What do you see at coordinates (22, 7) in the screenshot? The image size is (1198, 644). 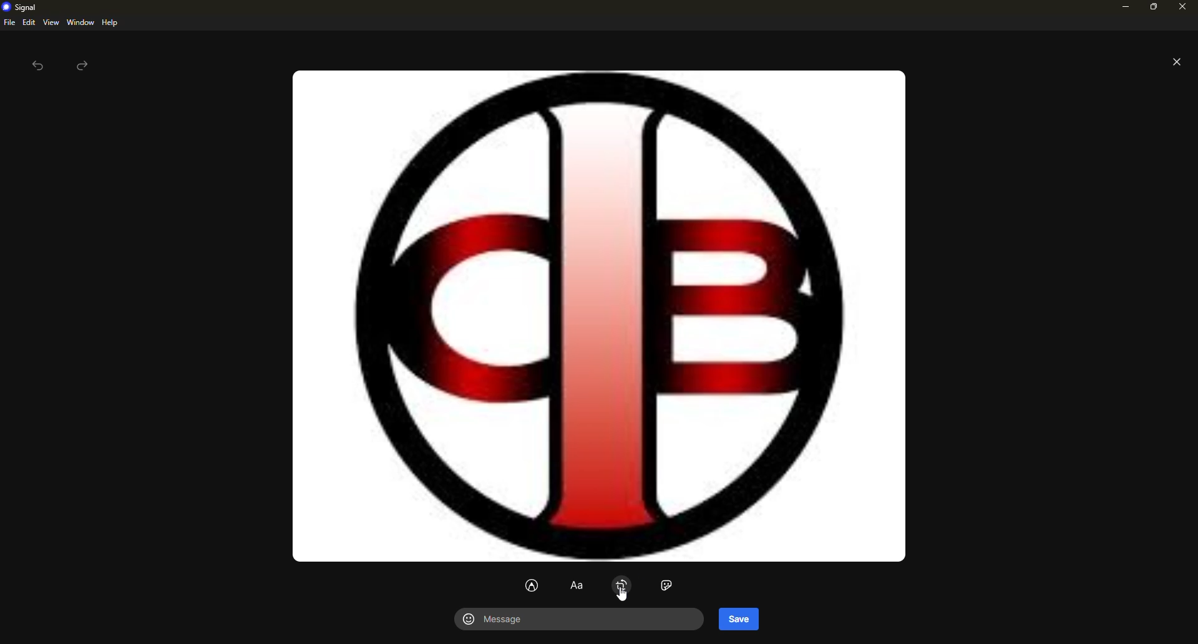 I see `signal` at bounding box center [22, 7].